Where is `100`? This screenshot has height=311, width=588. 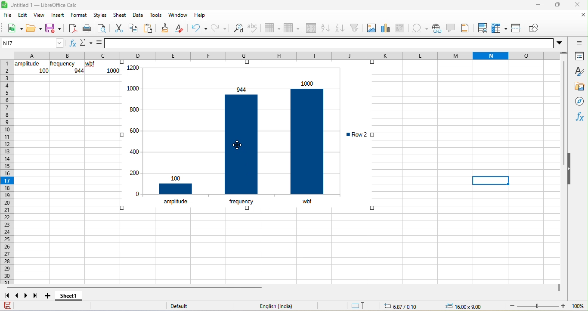 100 is located at coordinates (44, 71).